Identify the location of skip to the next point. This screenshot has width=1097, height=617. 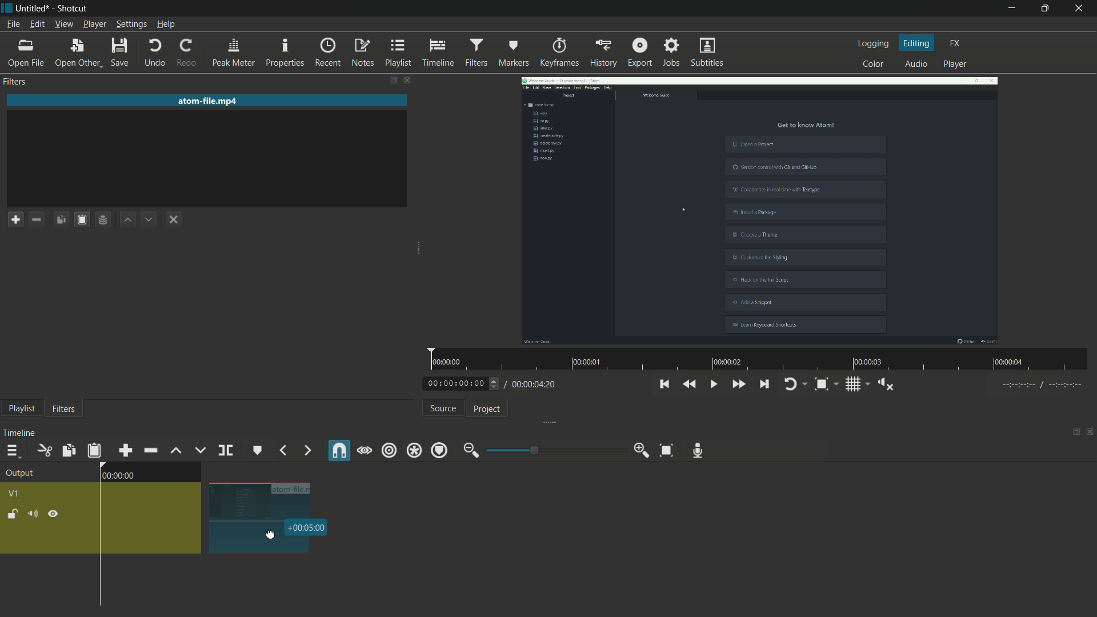
(764, 384).